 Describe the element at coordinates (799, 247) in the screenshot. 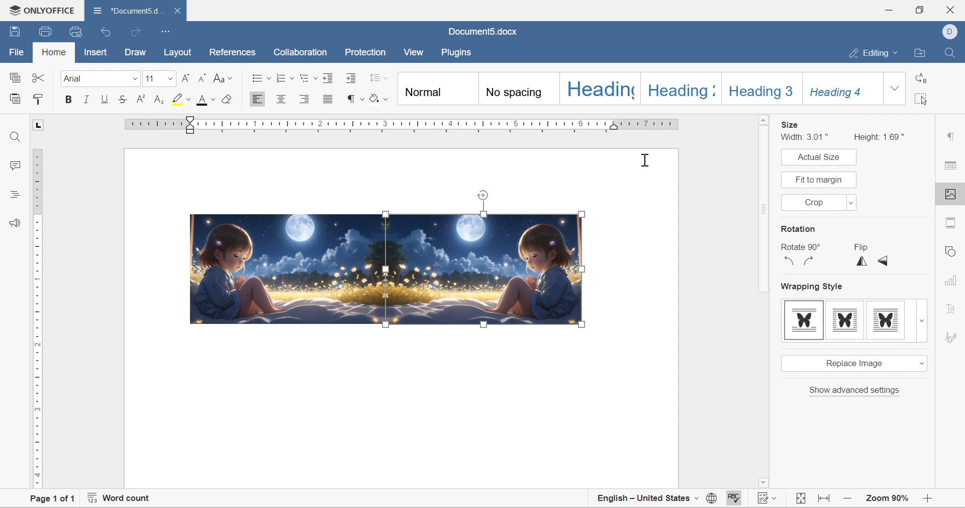

I see `rotate 90°` at that location.